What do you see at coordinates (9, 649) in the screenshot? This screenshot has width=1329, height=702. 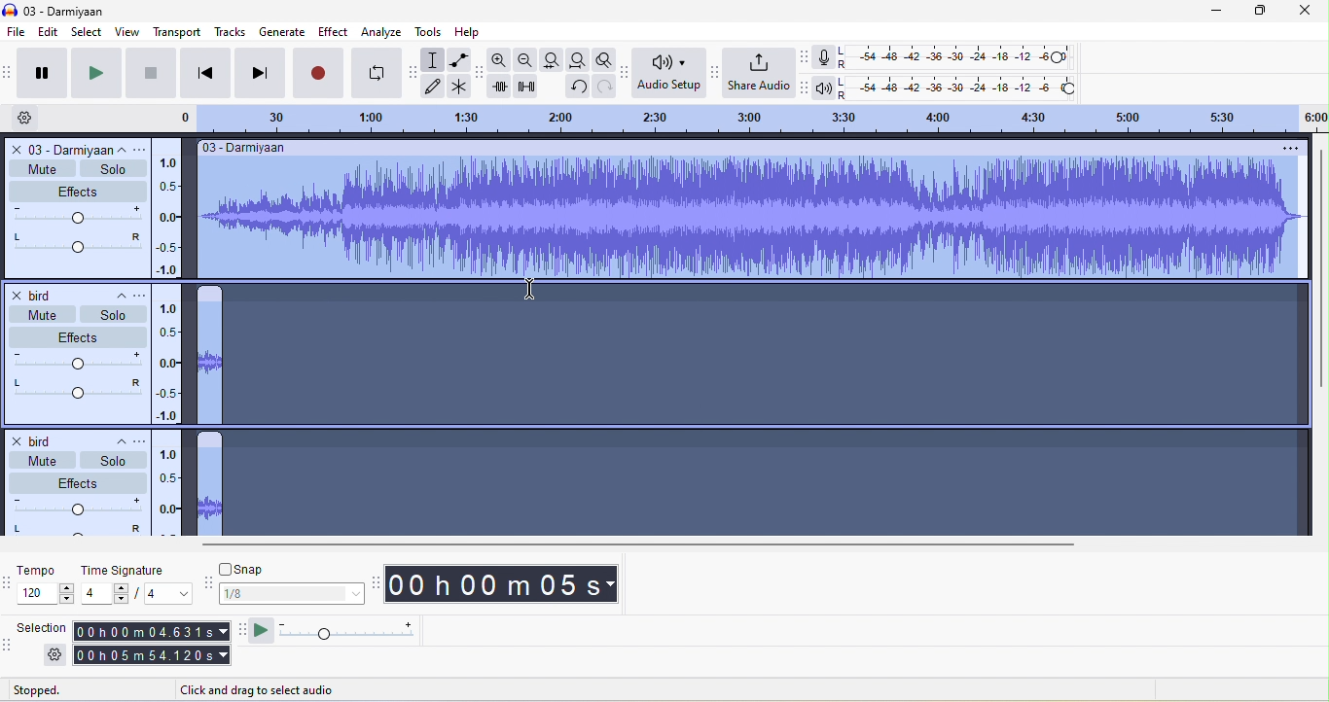 I see `audacity selection toolbar` at bounding box center [9, 649].